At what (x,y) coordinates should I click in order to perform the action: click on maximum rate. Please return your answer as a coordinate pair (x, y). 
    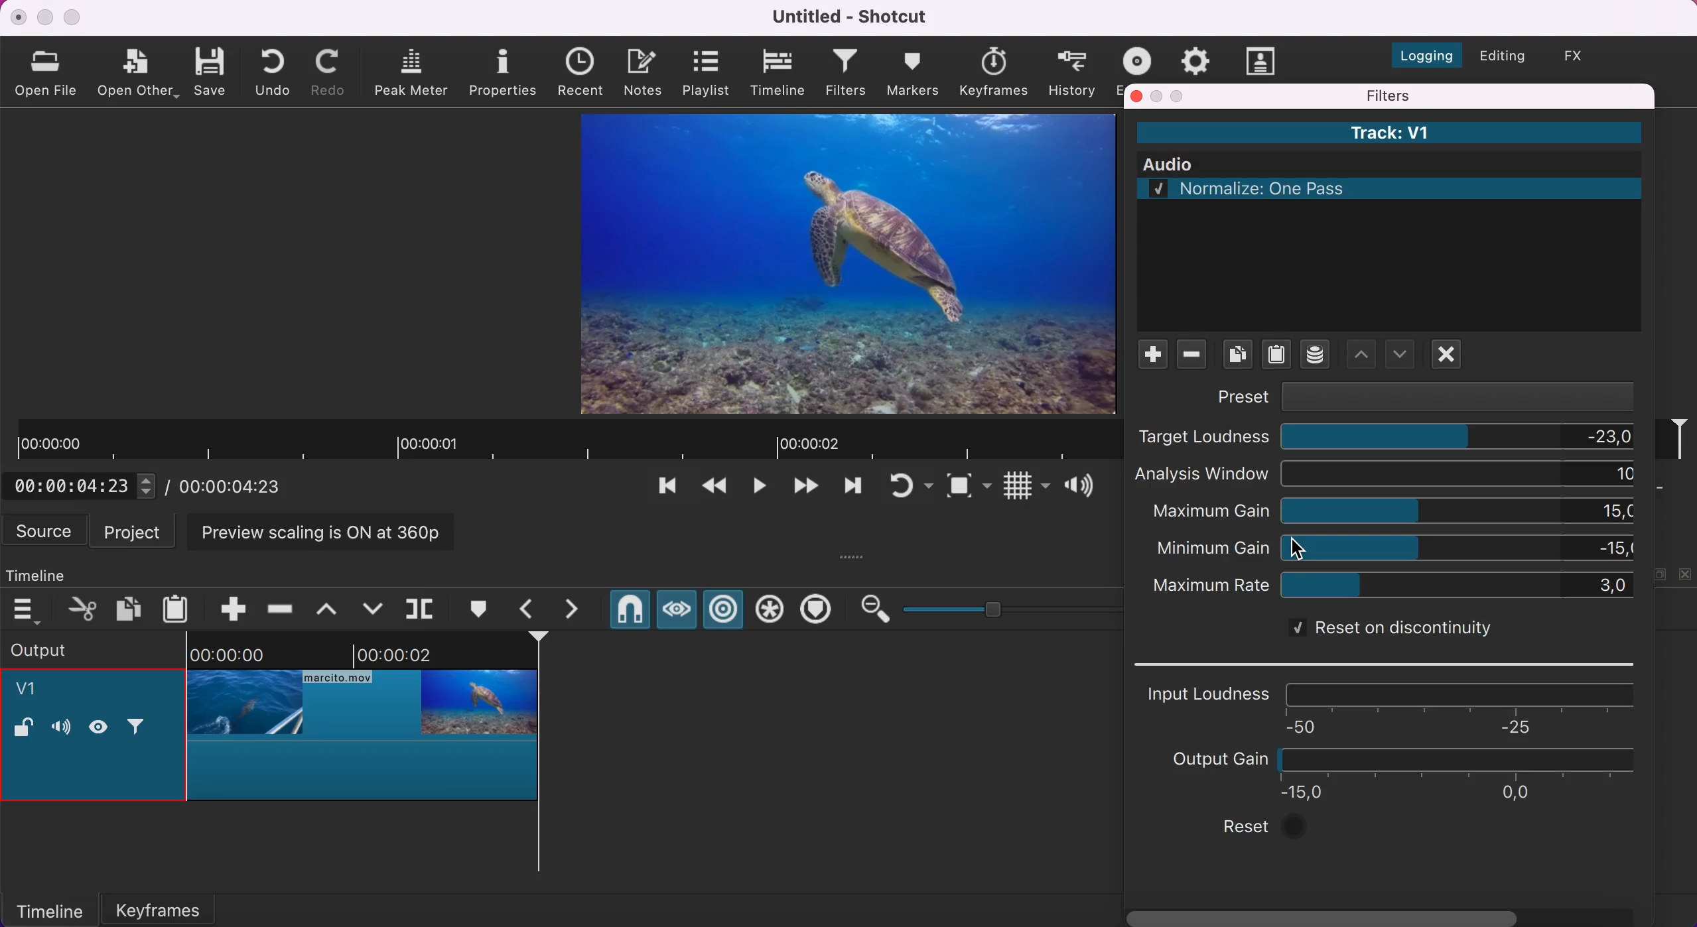
    Looking at the image, I should click on (1392, 586).